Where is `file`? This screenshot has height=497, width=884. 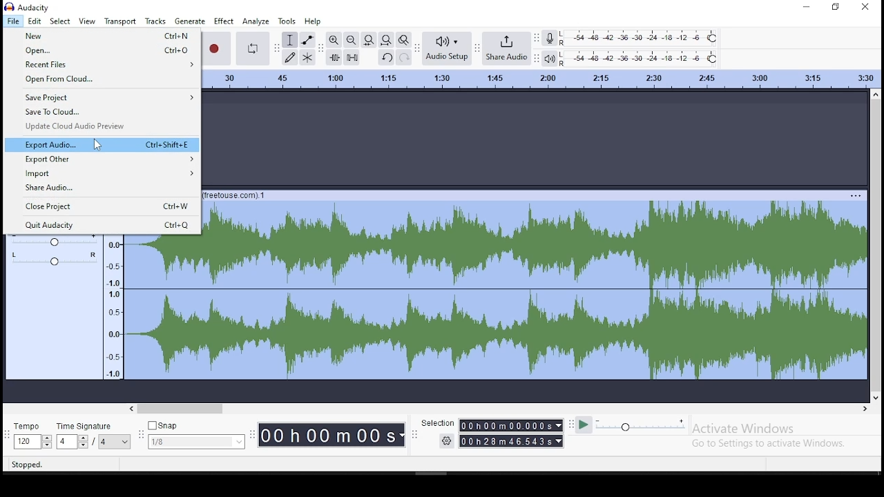
file is located at coordinates (12, 21).